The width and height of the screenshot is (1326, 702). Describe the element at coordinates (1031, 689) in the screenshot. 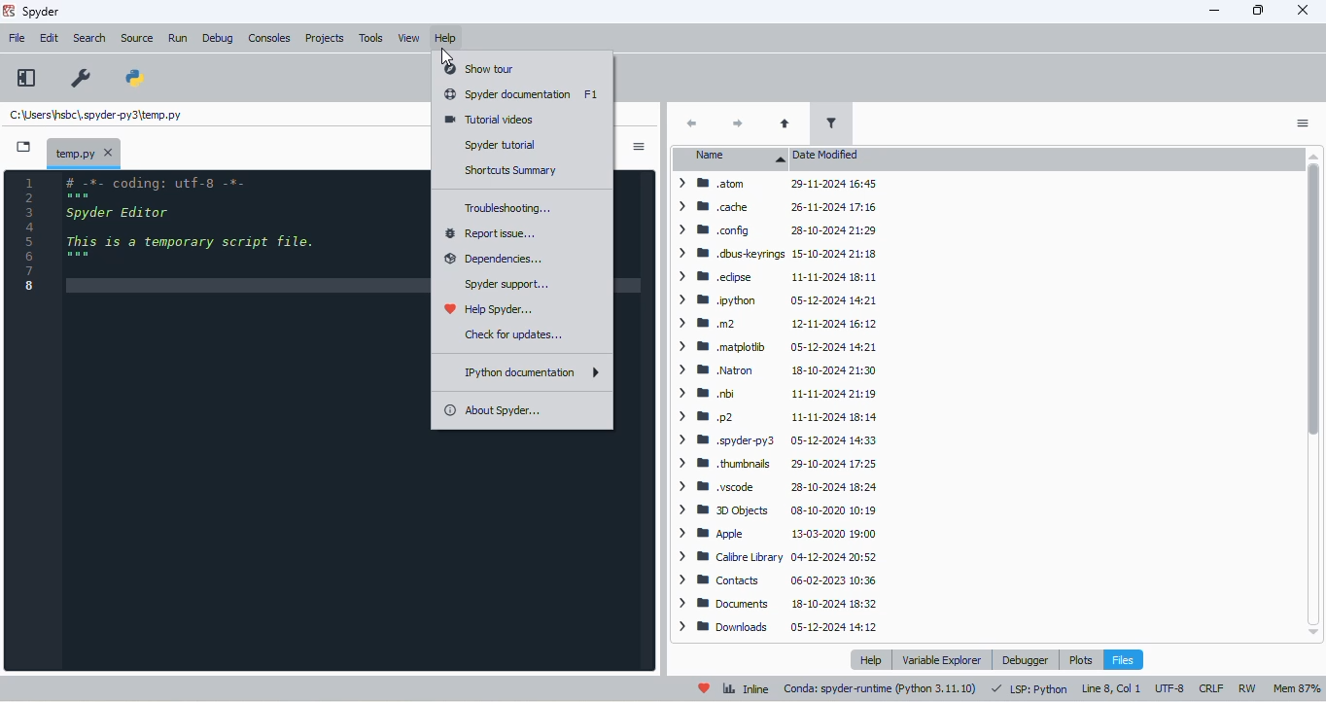

I see `LSP: Python` at that location.